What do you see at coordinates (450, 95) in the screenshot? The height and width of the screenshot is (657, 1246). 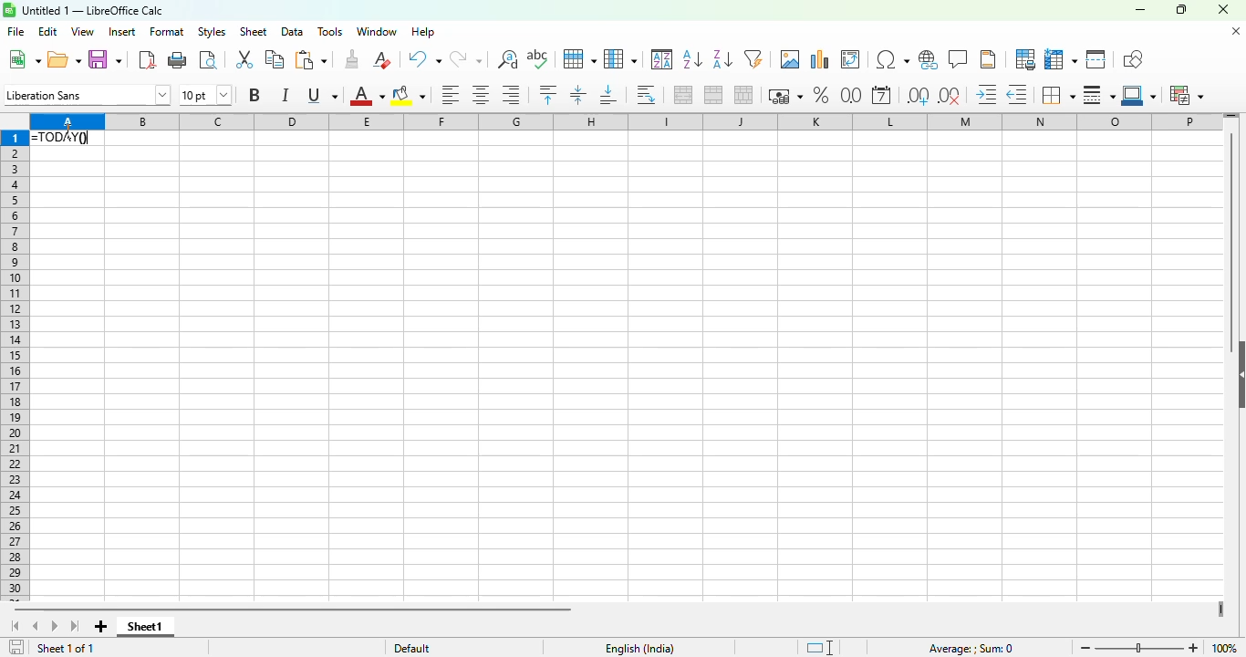 I see `align left` at bounding box center [450, 95].